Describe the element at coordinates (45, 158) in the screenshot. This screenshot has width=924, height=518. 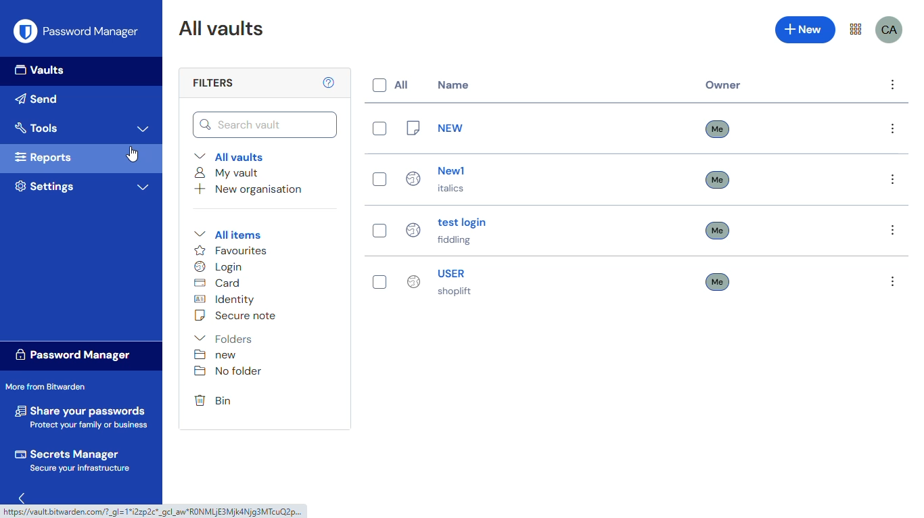
I see `reports` at that location.